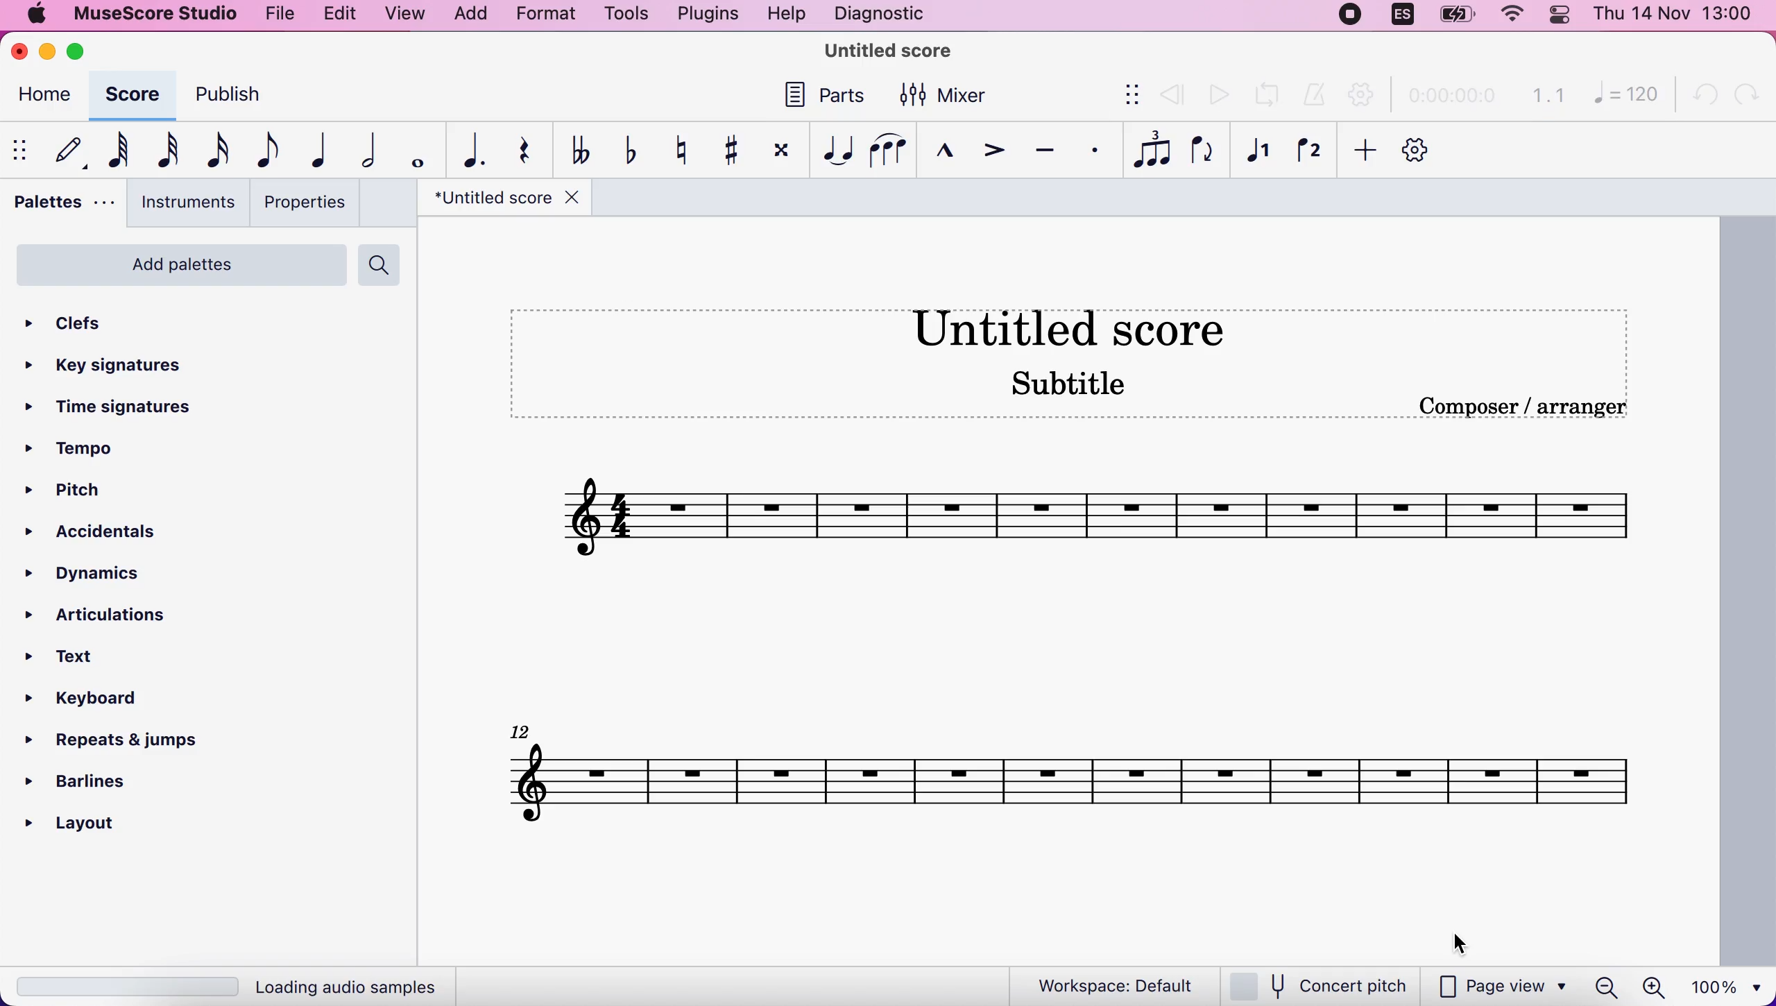  Describe the element at coordinates (1118, 984) in the screenshot. I see `workspace default` at that location.